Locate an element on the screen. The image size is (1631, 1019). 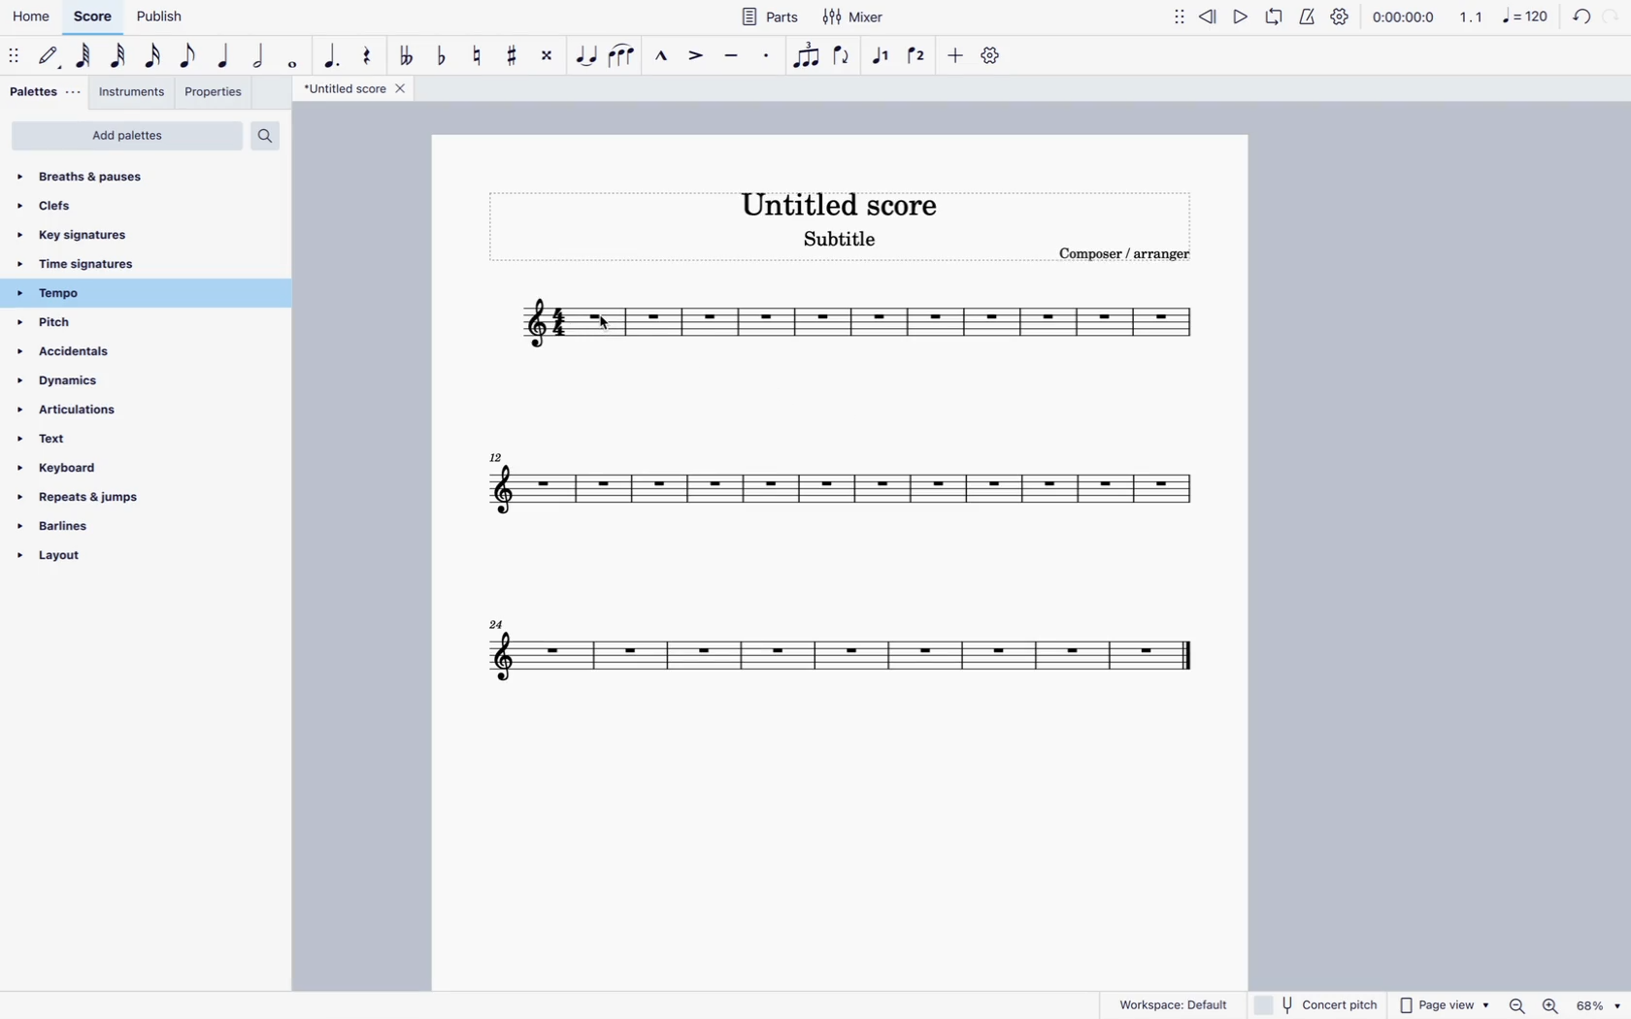
layout is located at coordinates (74, 564).